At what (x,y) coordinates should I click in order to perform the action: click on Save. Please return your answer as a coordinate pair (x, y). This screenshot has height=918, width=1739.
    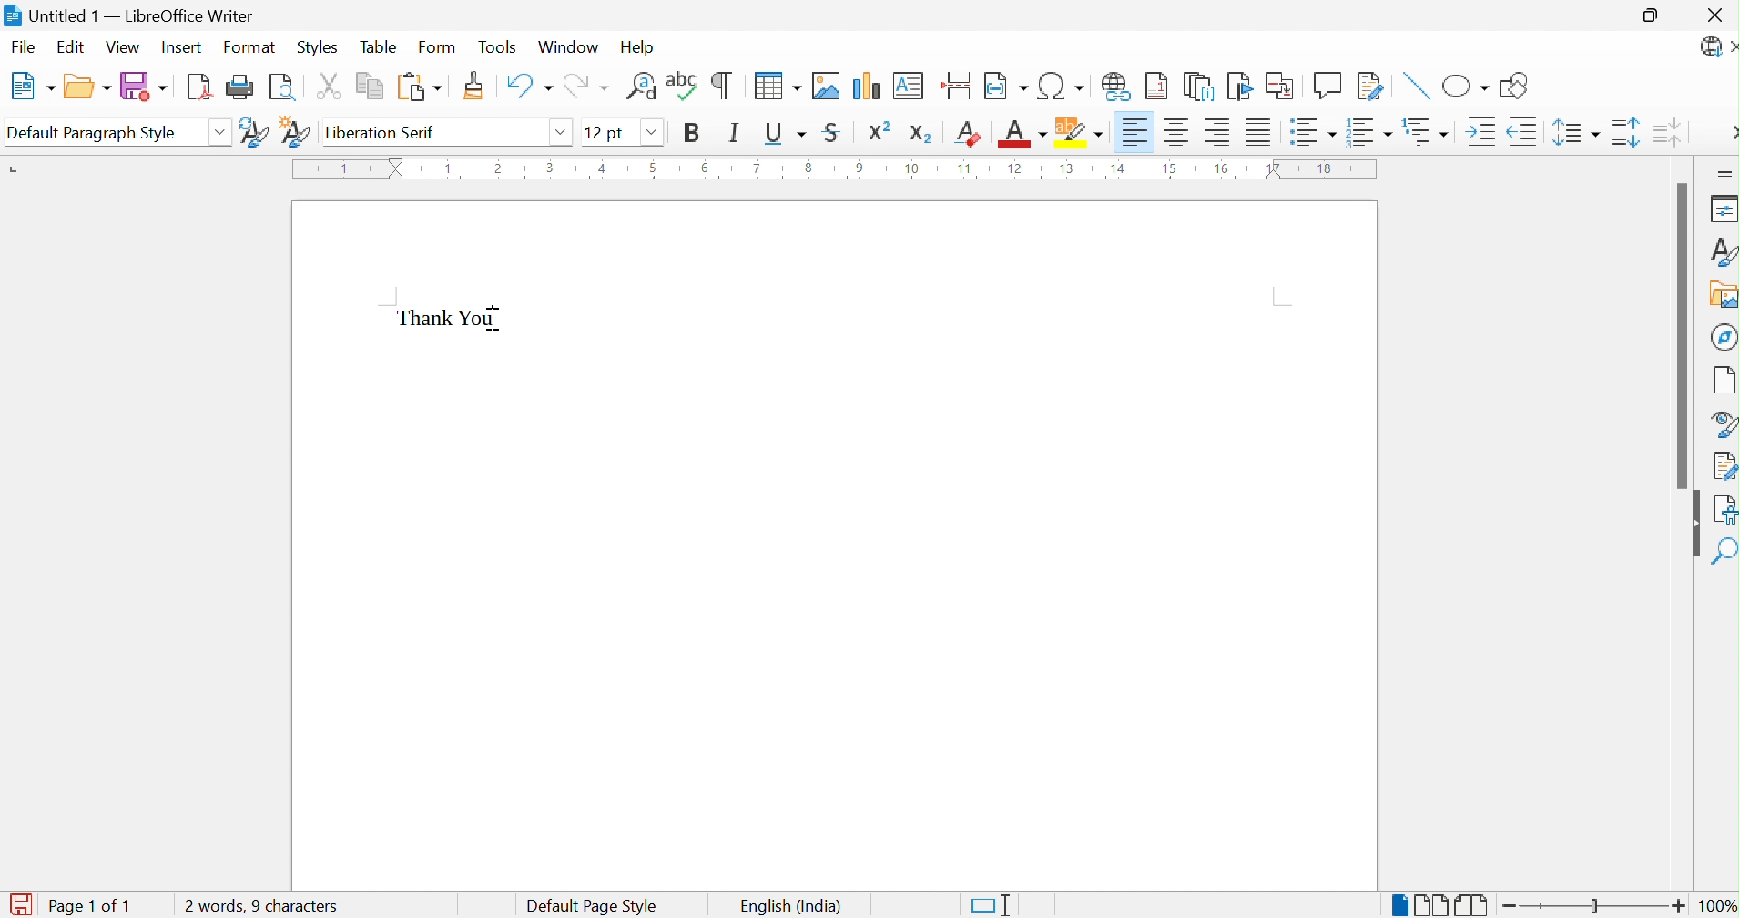
    Looking at the image, I should click on (143, 87).